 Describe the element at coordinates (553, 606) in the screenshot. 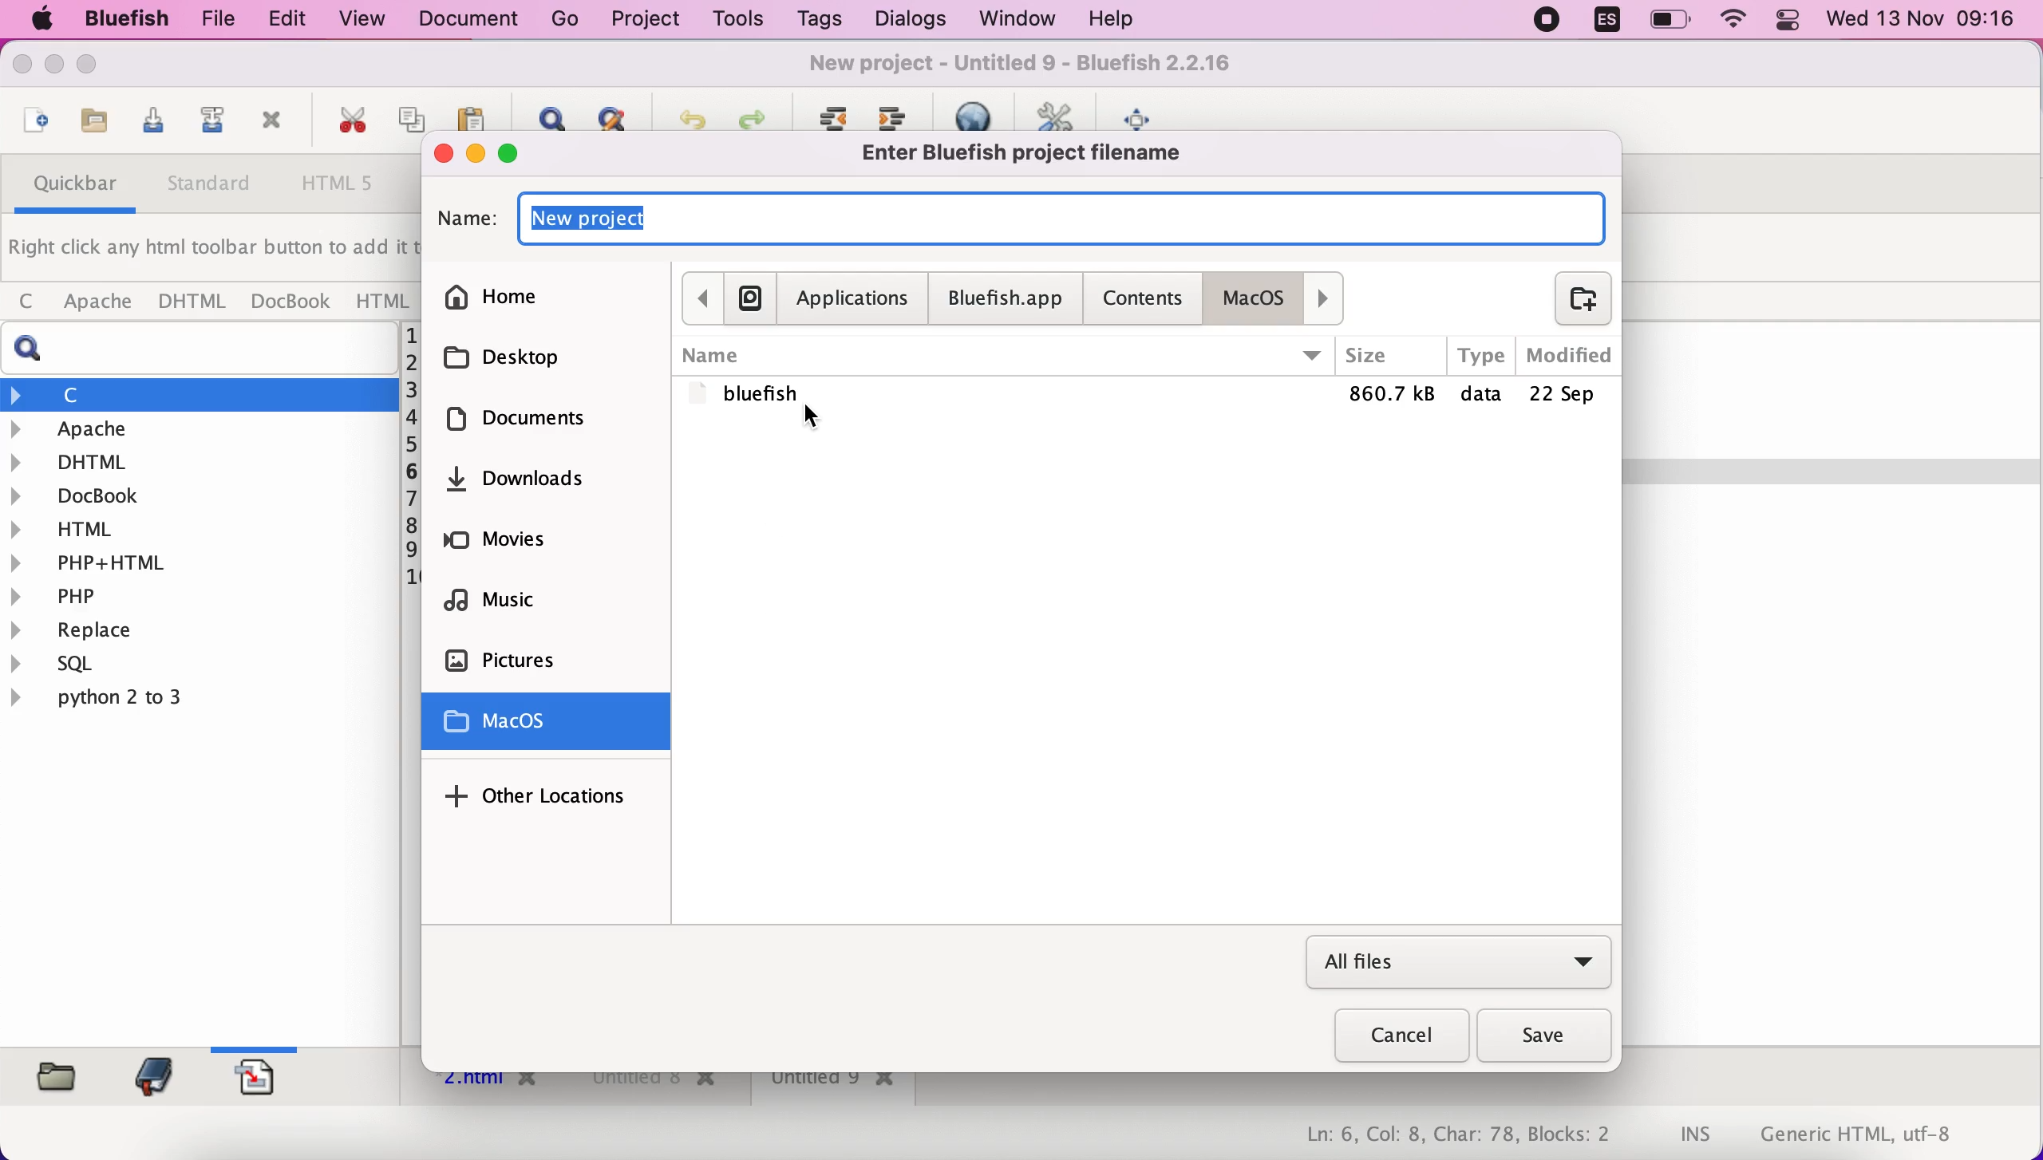

I see `music` at that location.